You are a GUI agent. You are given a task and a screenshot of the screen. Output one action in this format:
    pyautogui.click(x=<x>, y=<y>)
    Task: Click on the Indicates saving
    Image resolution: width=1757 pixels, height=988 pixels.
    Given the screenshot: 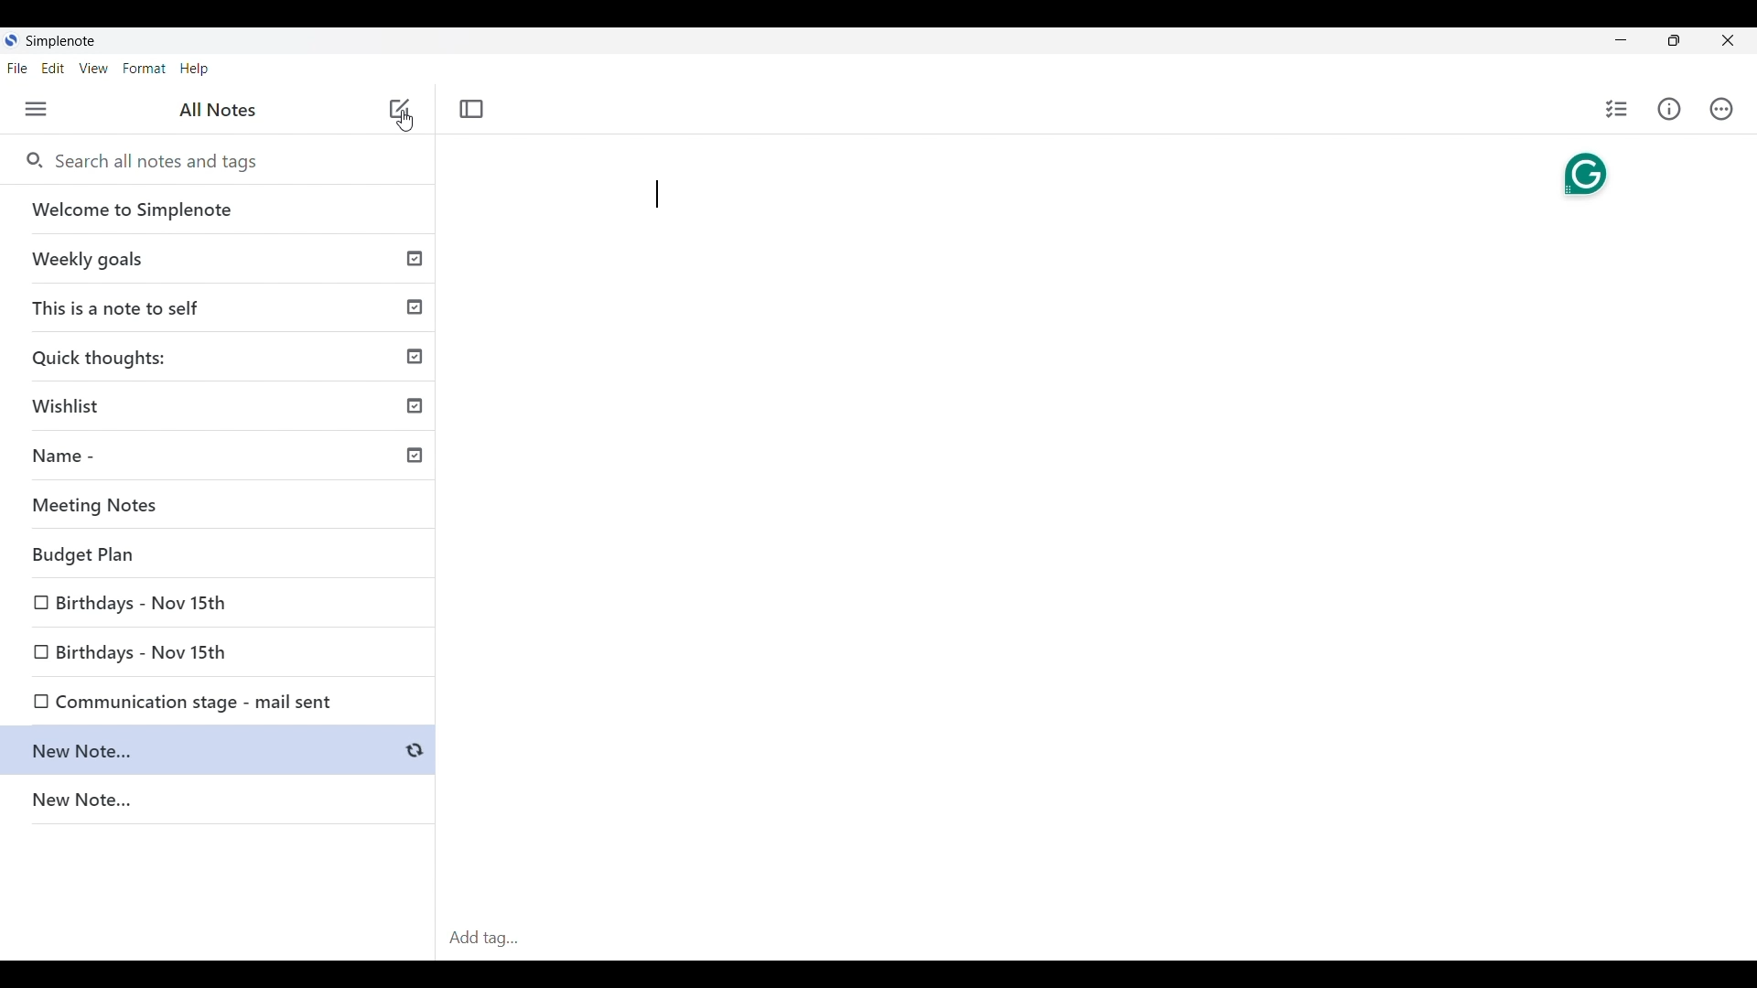 What is the action you would take?
    pyautogui.click(x=414, y=751)
    